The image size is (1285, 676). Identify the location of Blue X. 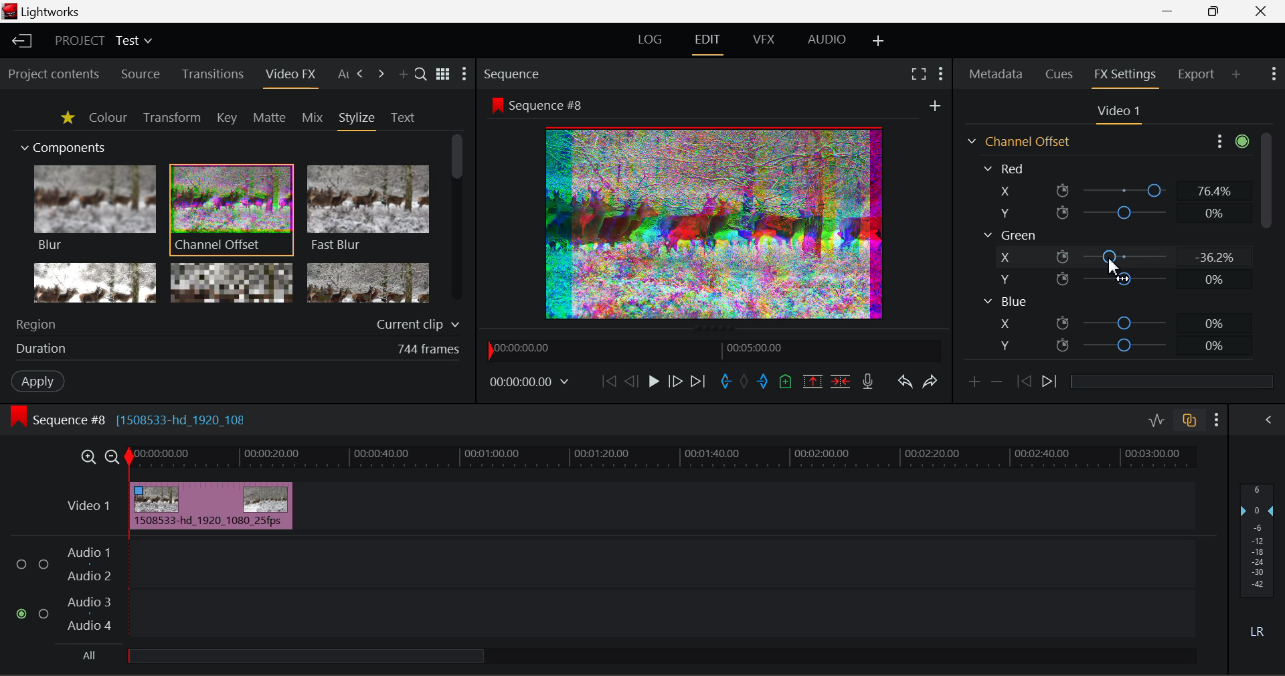
(1116, 322).